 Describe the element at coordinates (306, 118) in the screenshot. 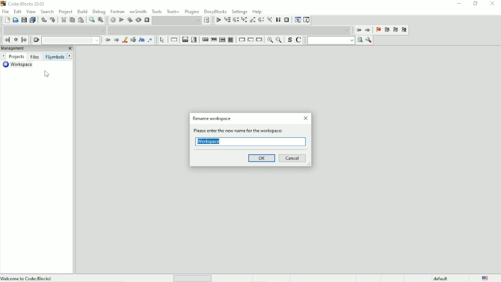

I see `Close` at that location.